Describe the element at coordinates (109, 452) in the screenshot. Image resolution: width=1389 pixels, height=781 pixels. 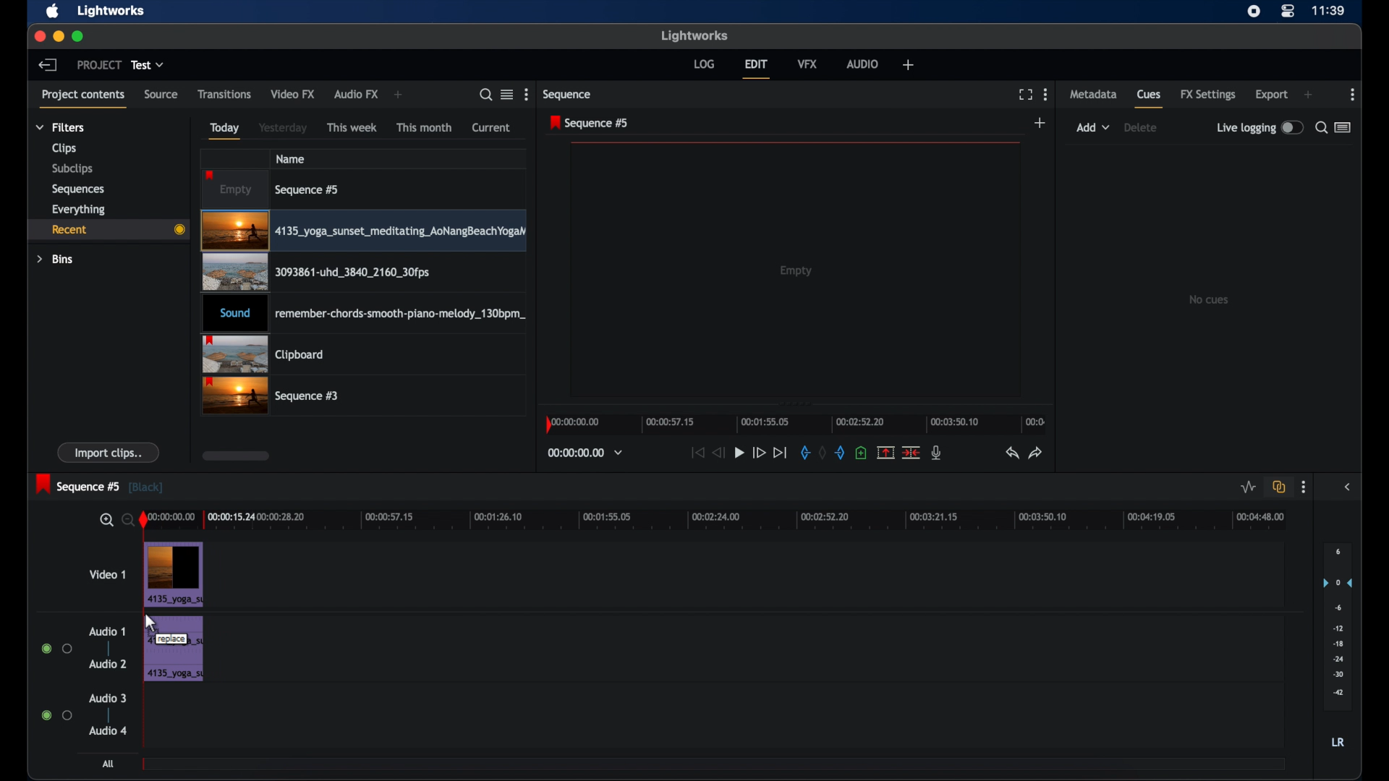
I see `import clips` at that location.